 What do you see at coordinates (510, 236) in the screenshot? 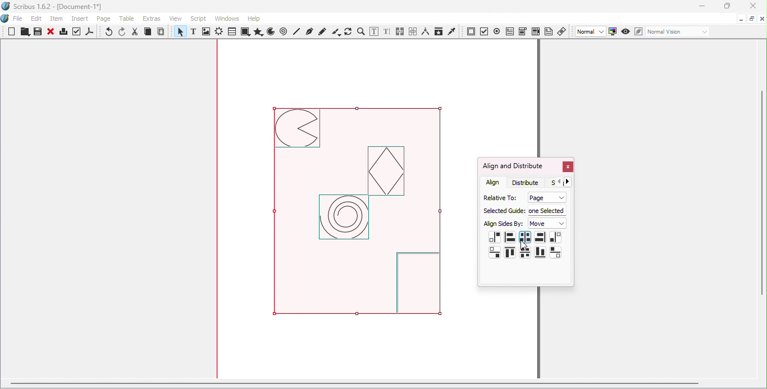
I see `Align left sides` at bounding box center [510, 236].